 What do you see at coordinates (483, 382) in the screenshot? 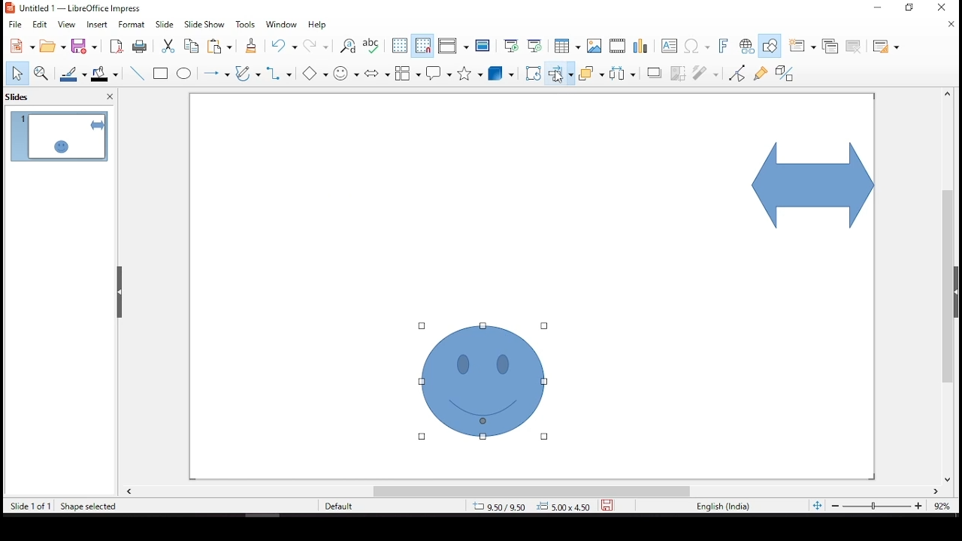
I see `shape (selected)` at bounding box center [483, 382].